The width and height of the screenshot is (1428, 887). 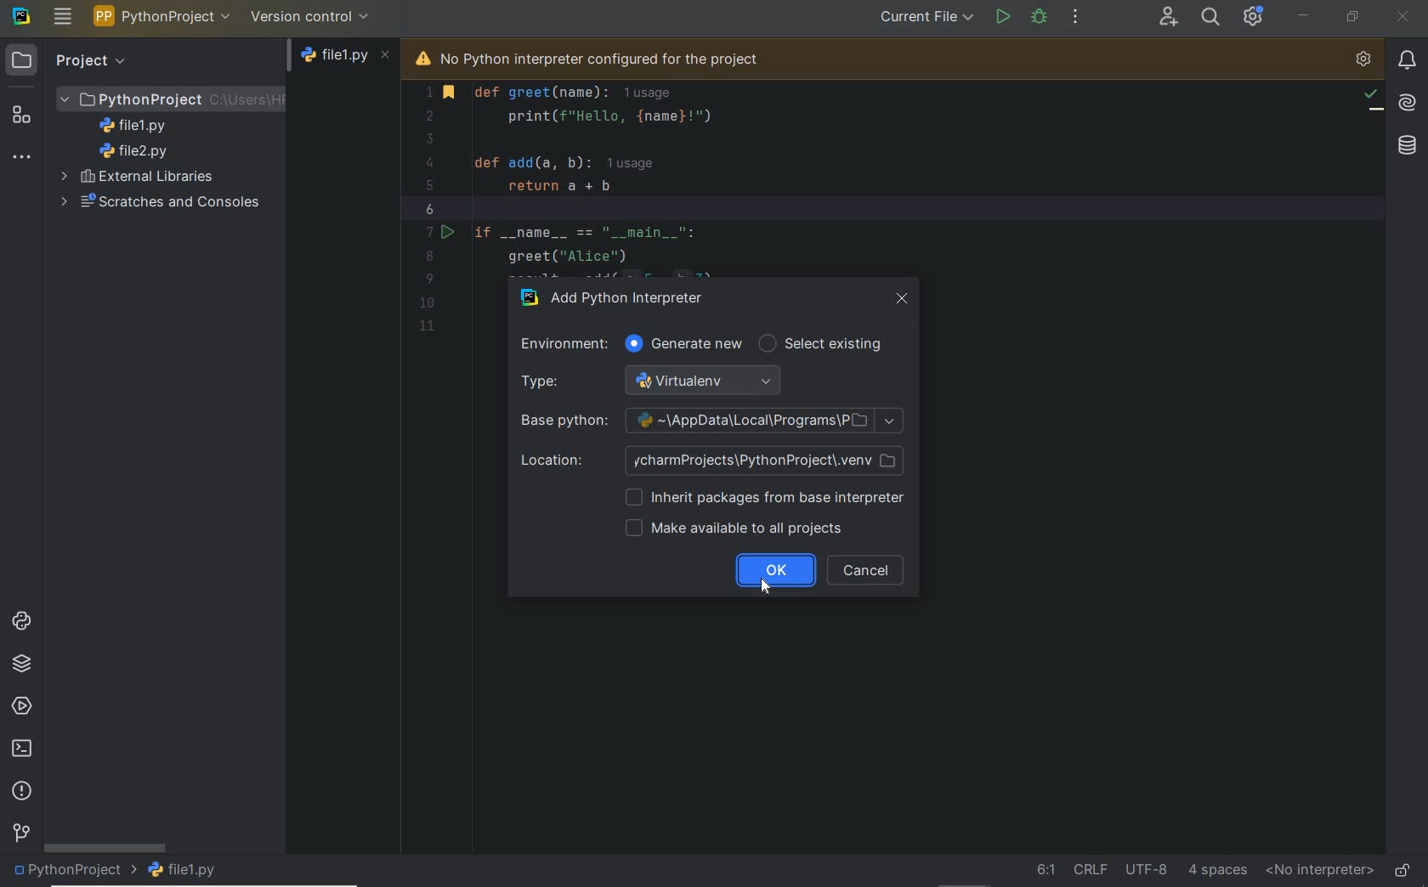 I want to click on Inherit packages from base interpreter, so click(x=762, y=500).